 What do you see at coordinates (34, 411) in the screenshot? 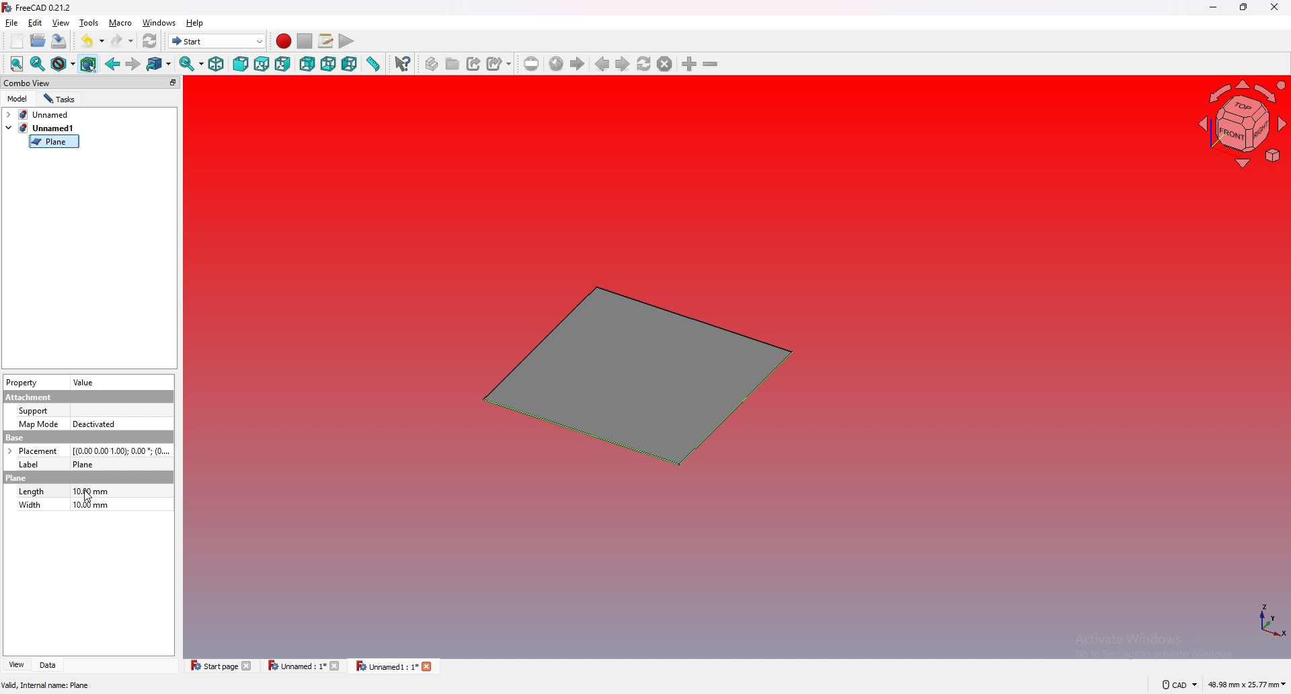
I see `Support` at bounding box center [34, 411].